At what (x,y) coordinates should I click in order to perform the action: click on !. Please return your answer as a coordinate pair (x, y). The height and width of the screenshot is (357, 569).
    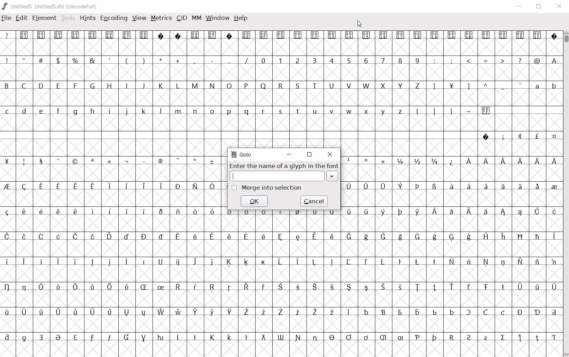
    Looking at the image, I should click on (9, 60).